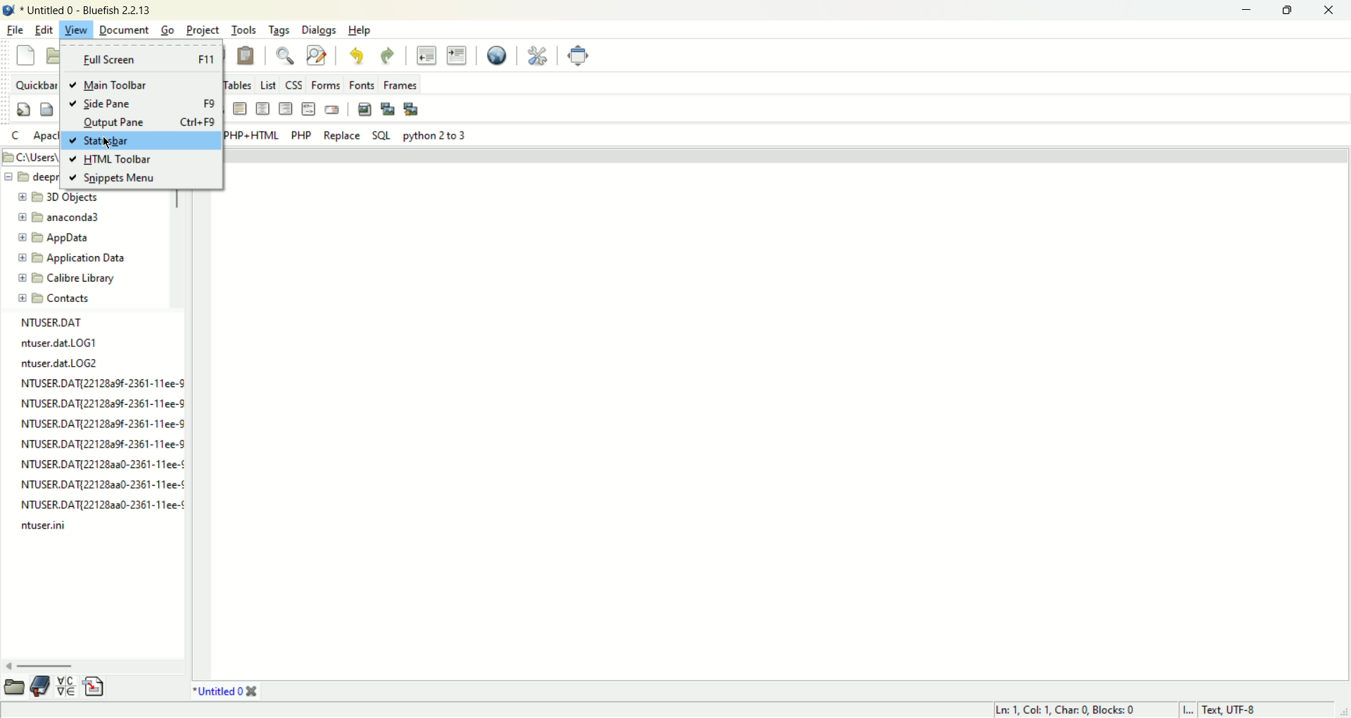 The height and width of the screenshot is (718, 1351). Describe the element at coordinates (46, 137) in the screenshot. I see `apache` at that location.